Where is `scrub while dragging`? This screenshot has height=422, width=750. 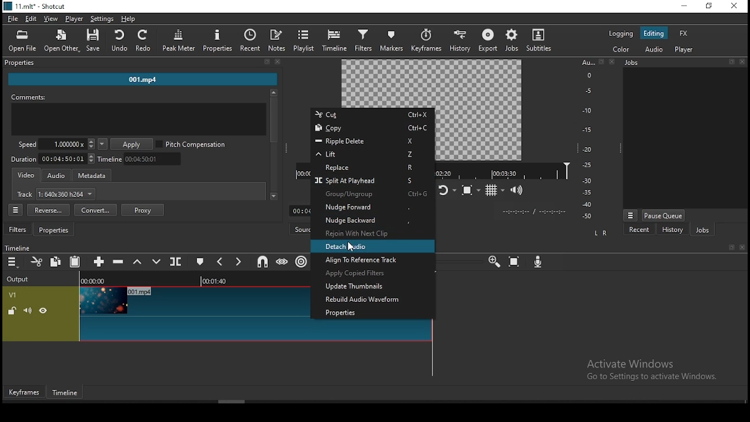 scrub while dragging is located at coordinates (281, 262).